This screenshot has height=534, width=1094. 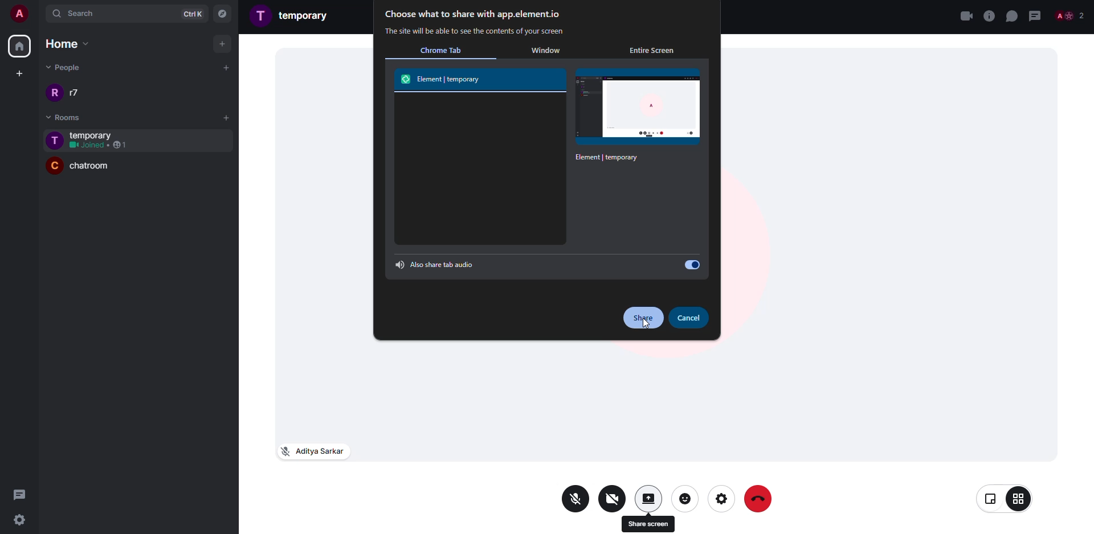 What do you see at coordinates (641, 118) in the screenshot?
I see `selected` at bounding box center [641, 118].